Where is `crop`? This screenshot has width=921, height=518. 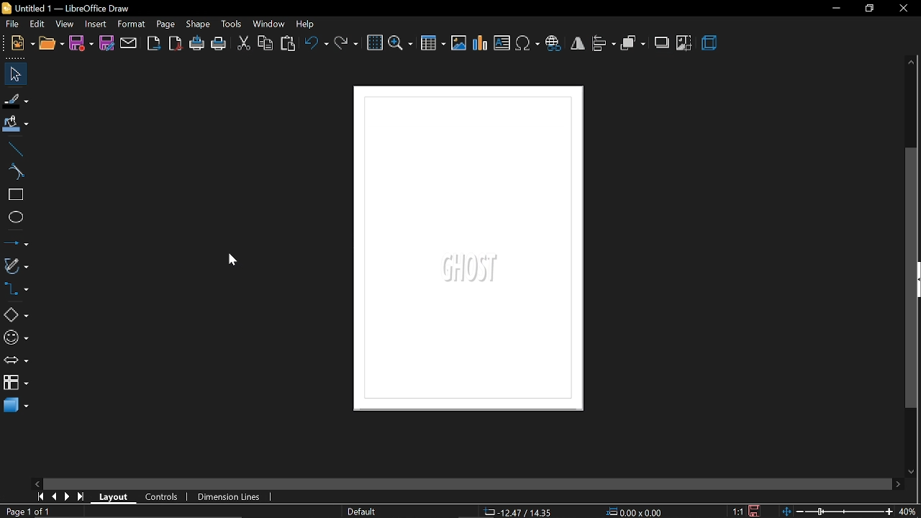
crop is located at coordinates (684, 44).